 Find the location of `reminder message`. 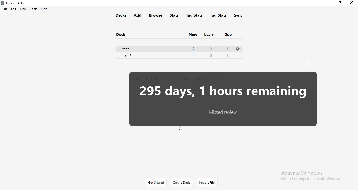

reminder message is located at coordinates (223, 98).